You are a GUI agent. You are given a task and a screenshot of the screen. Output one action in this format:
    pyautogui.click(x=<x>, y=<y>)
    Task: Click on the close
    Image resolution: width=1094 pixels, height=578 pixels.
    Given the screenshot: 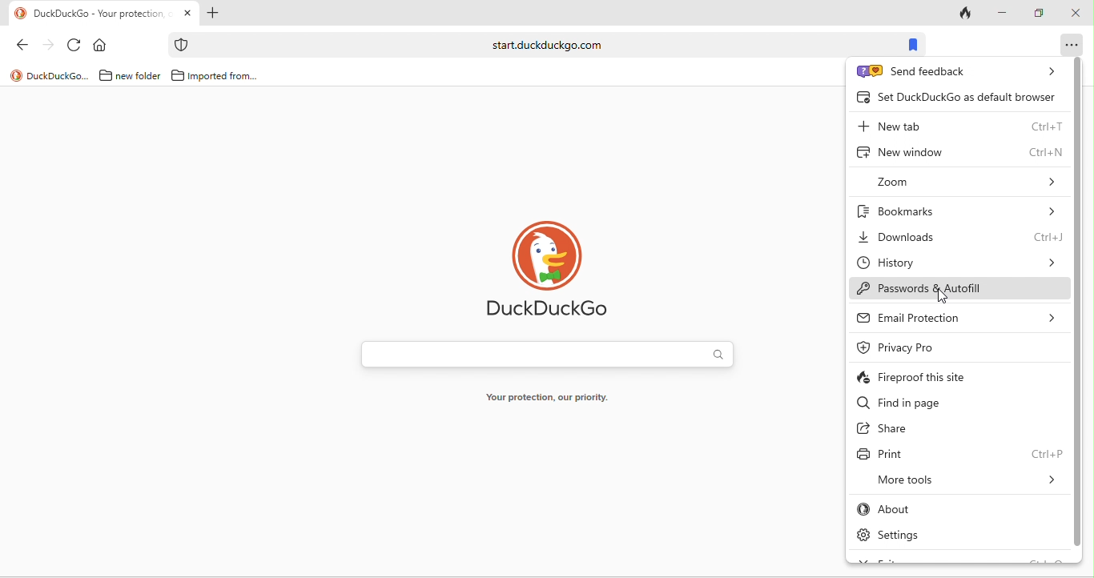 What is the action you would take?
    pyautogui.click(x=1076, y=14)
    